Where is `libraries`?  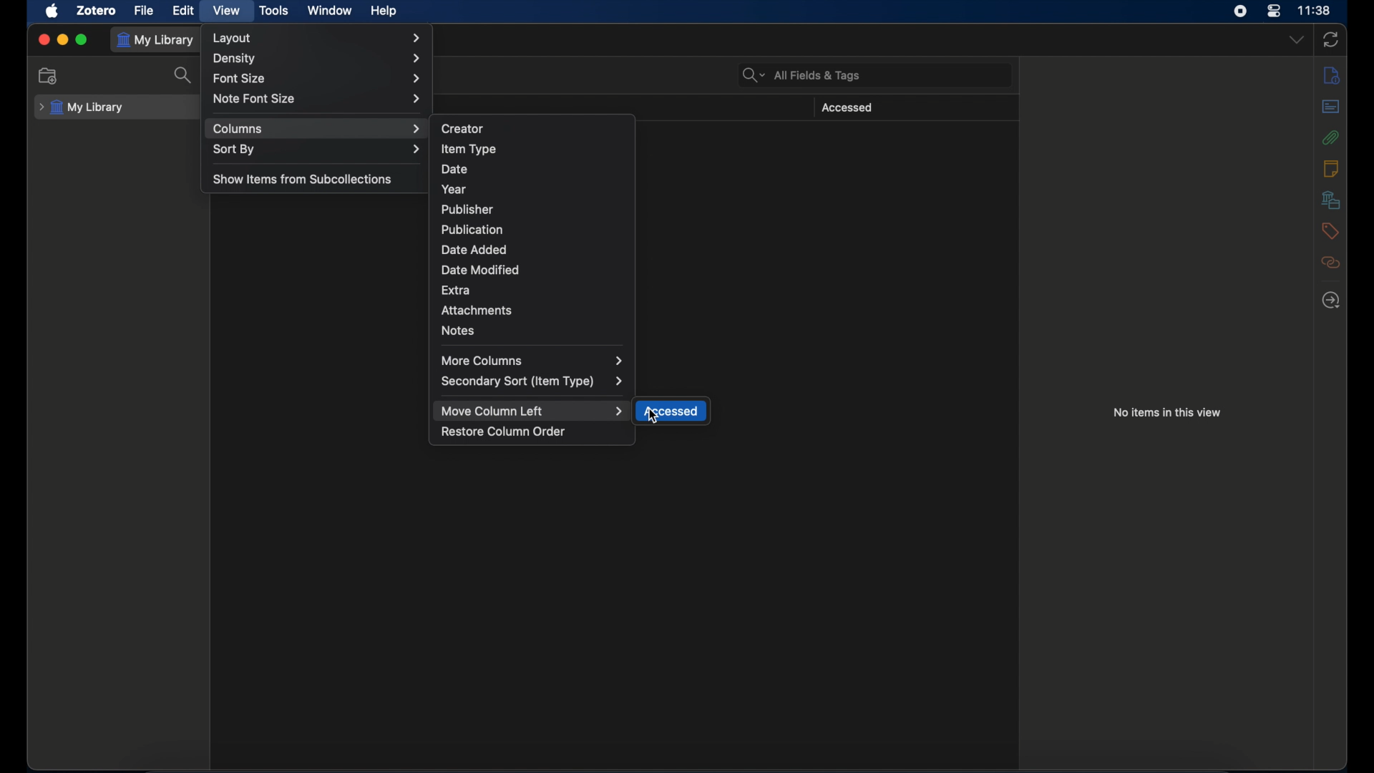
libraries is located at coordinates (1330, 199).